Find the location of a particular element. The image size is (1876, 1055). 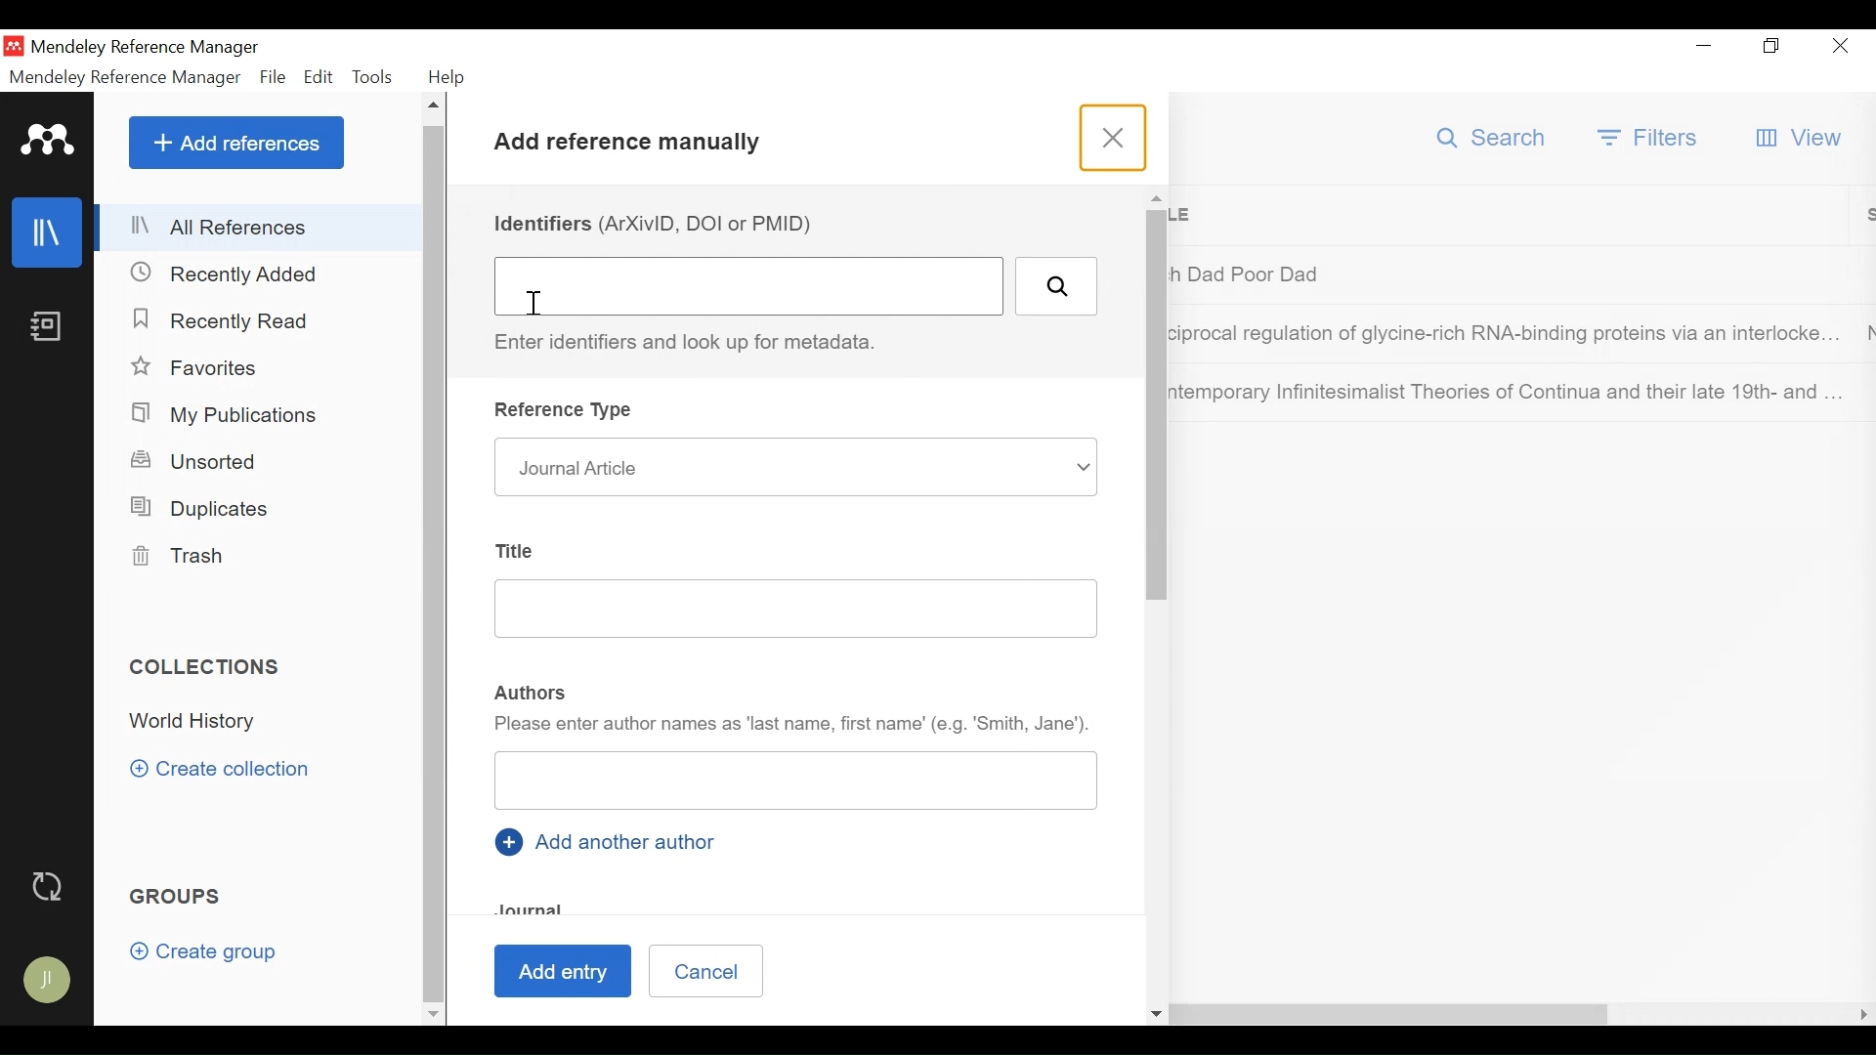

Identifiers (ArXivID, DOI or PMID) is located at coordinates (660, 223).